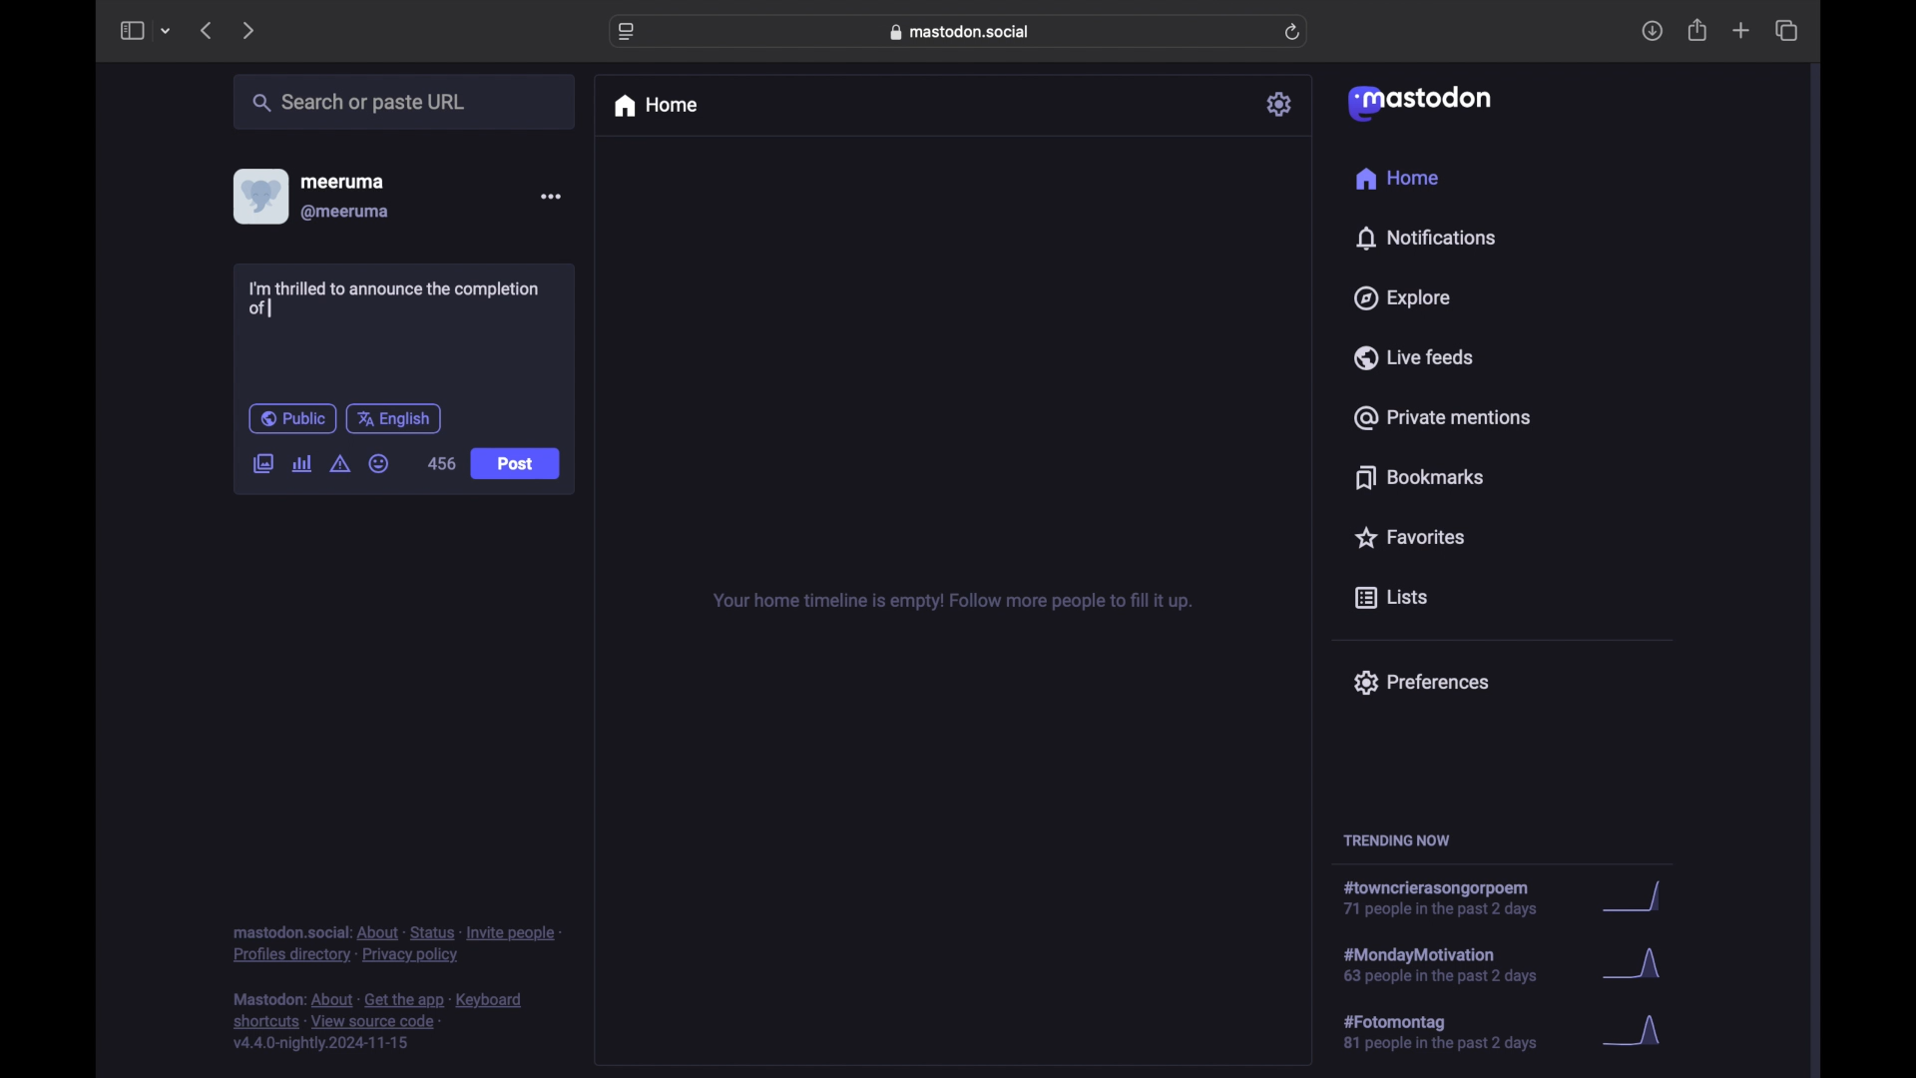 This screenshot has width=1916, height=1078. I want to click on share or paste url, so click(359, 102).